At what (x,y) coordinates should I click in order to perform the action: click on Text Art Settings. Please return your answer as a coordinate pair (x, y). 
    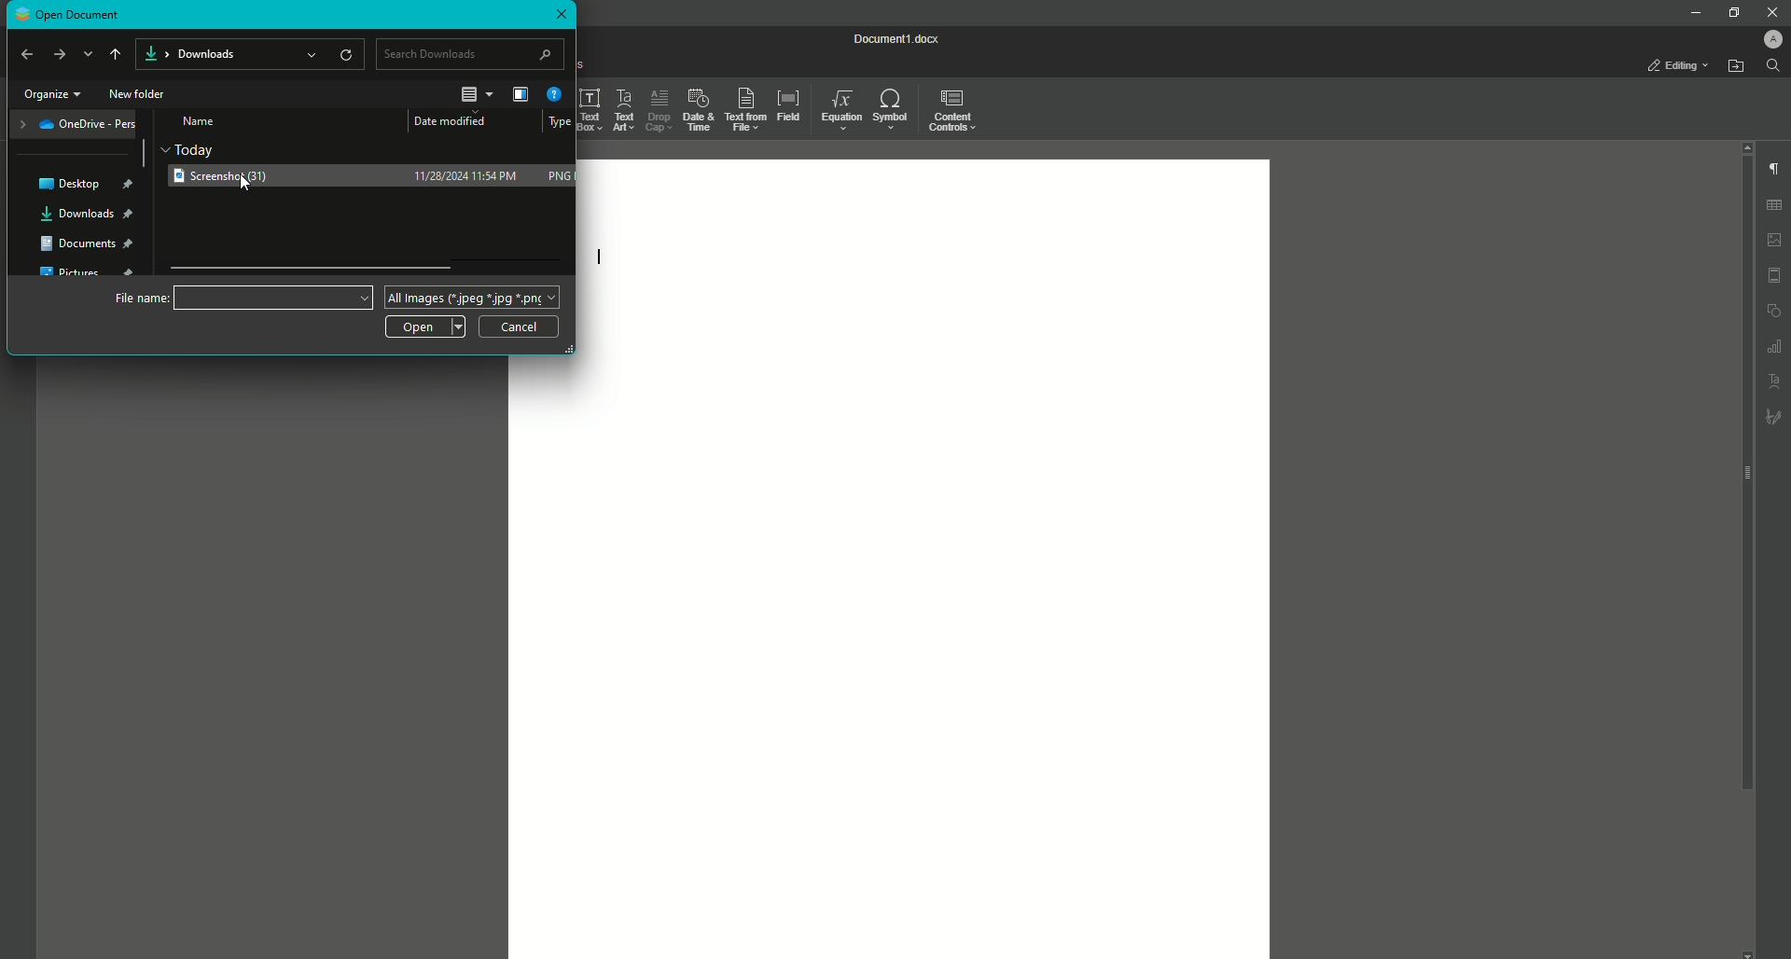
    Looking at the image, I should click on (1775, 382).